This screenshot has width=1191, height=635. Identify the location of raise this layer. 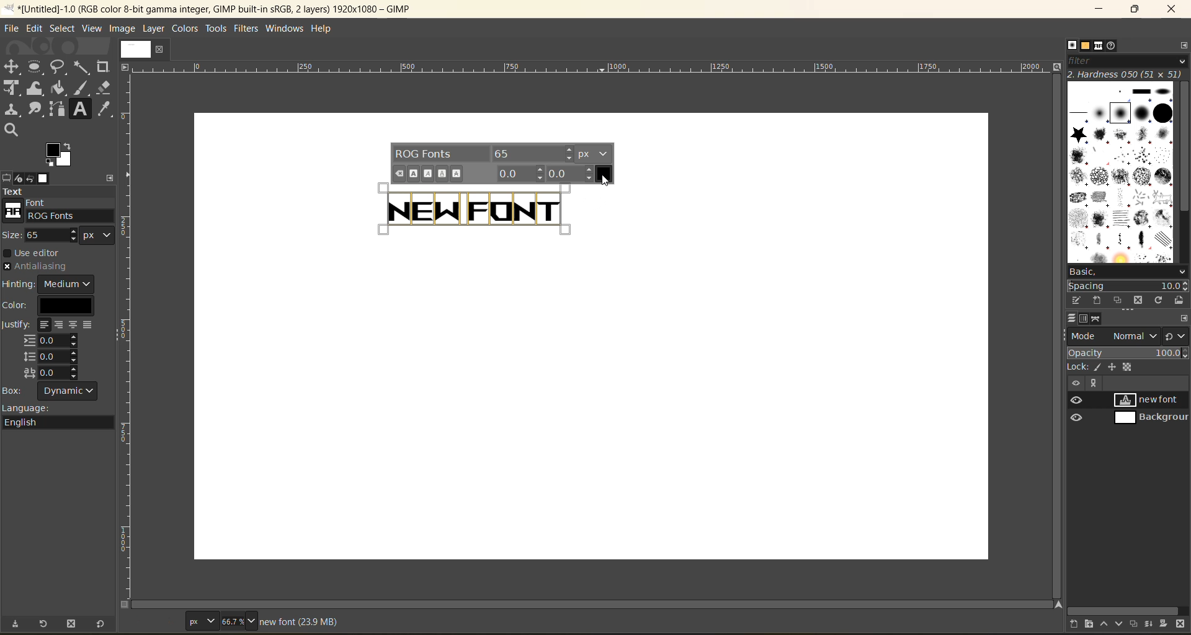
(1107, 623).